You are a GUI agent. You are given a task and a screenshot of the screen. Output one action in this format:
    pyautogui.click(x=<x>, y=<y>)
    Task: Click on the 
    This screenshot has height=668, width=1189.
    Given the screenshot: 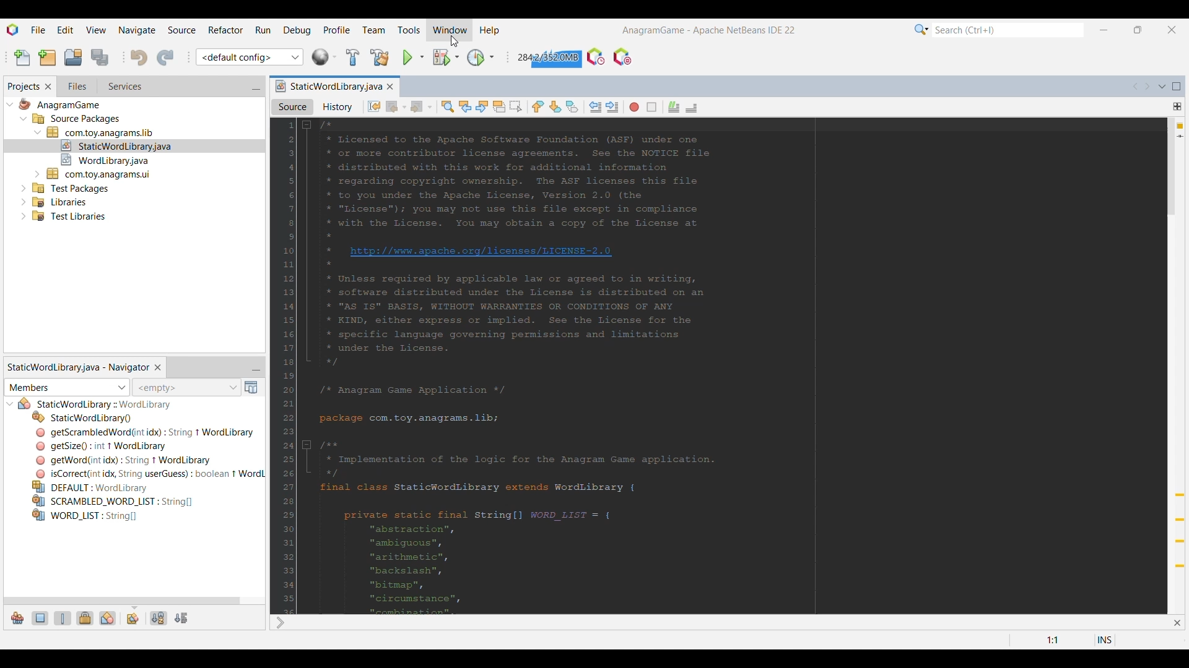 What is the action you would take?
    pyautogui.click(x=412, y=388)
    